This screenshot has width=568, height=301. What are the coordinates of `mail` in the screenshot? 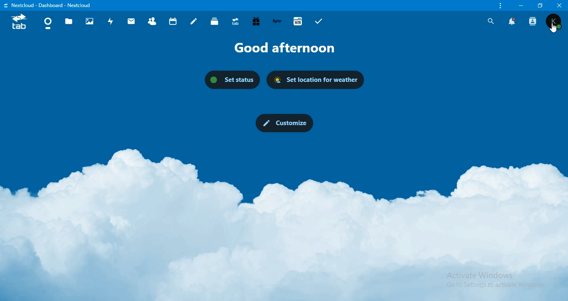 It's located at (131, 22).